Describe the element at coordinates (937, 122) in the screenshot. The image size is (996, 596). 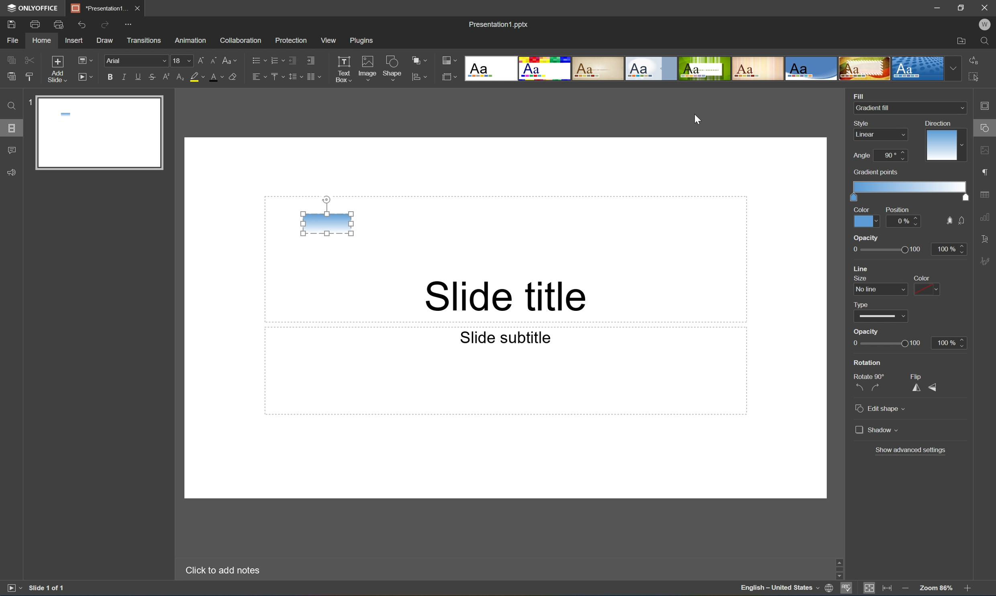
I see `Direction` at that location.